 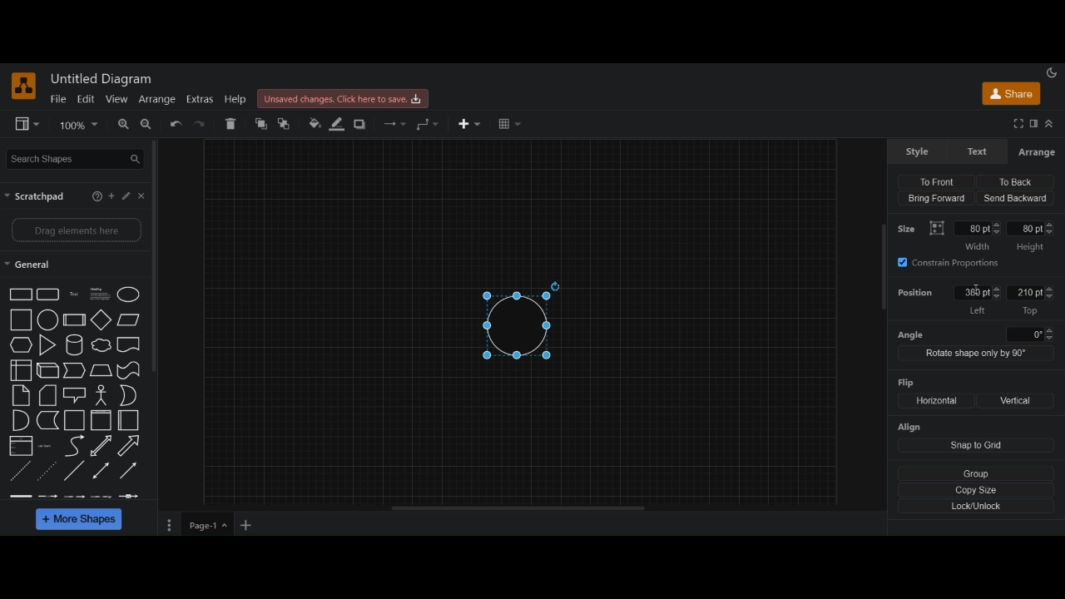 What do you see at coordinates (37, 196) in the screenshot?
I see `scratchpad` at bounding box center [37, 196].